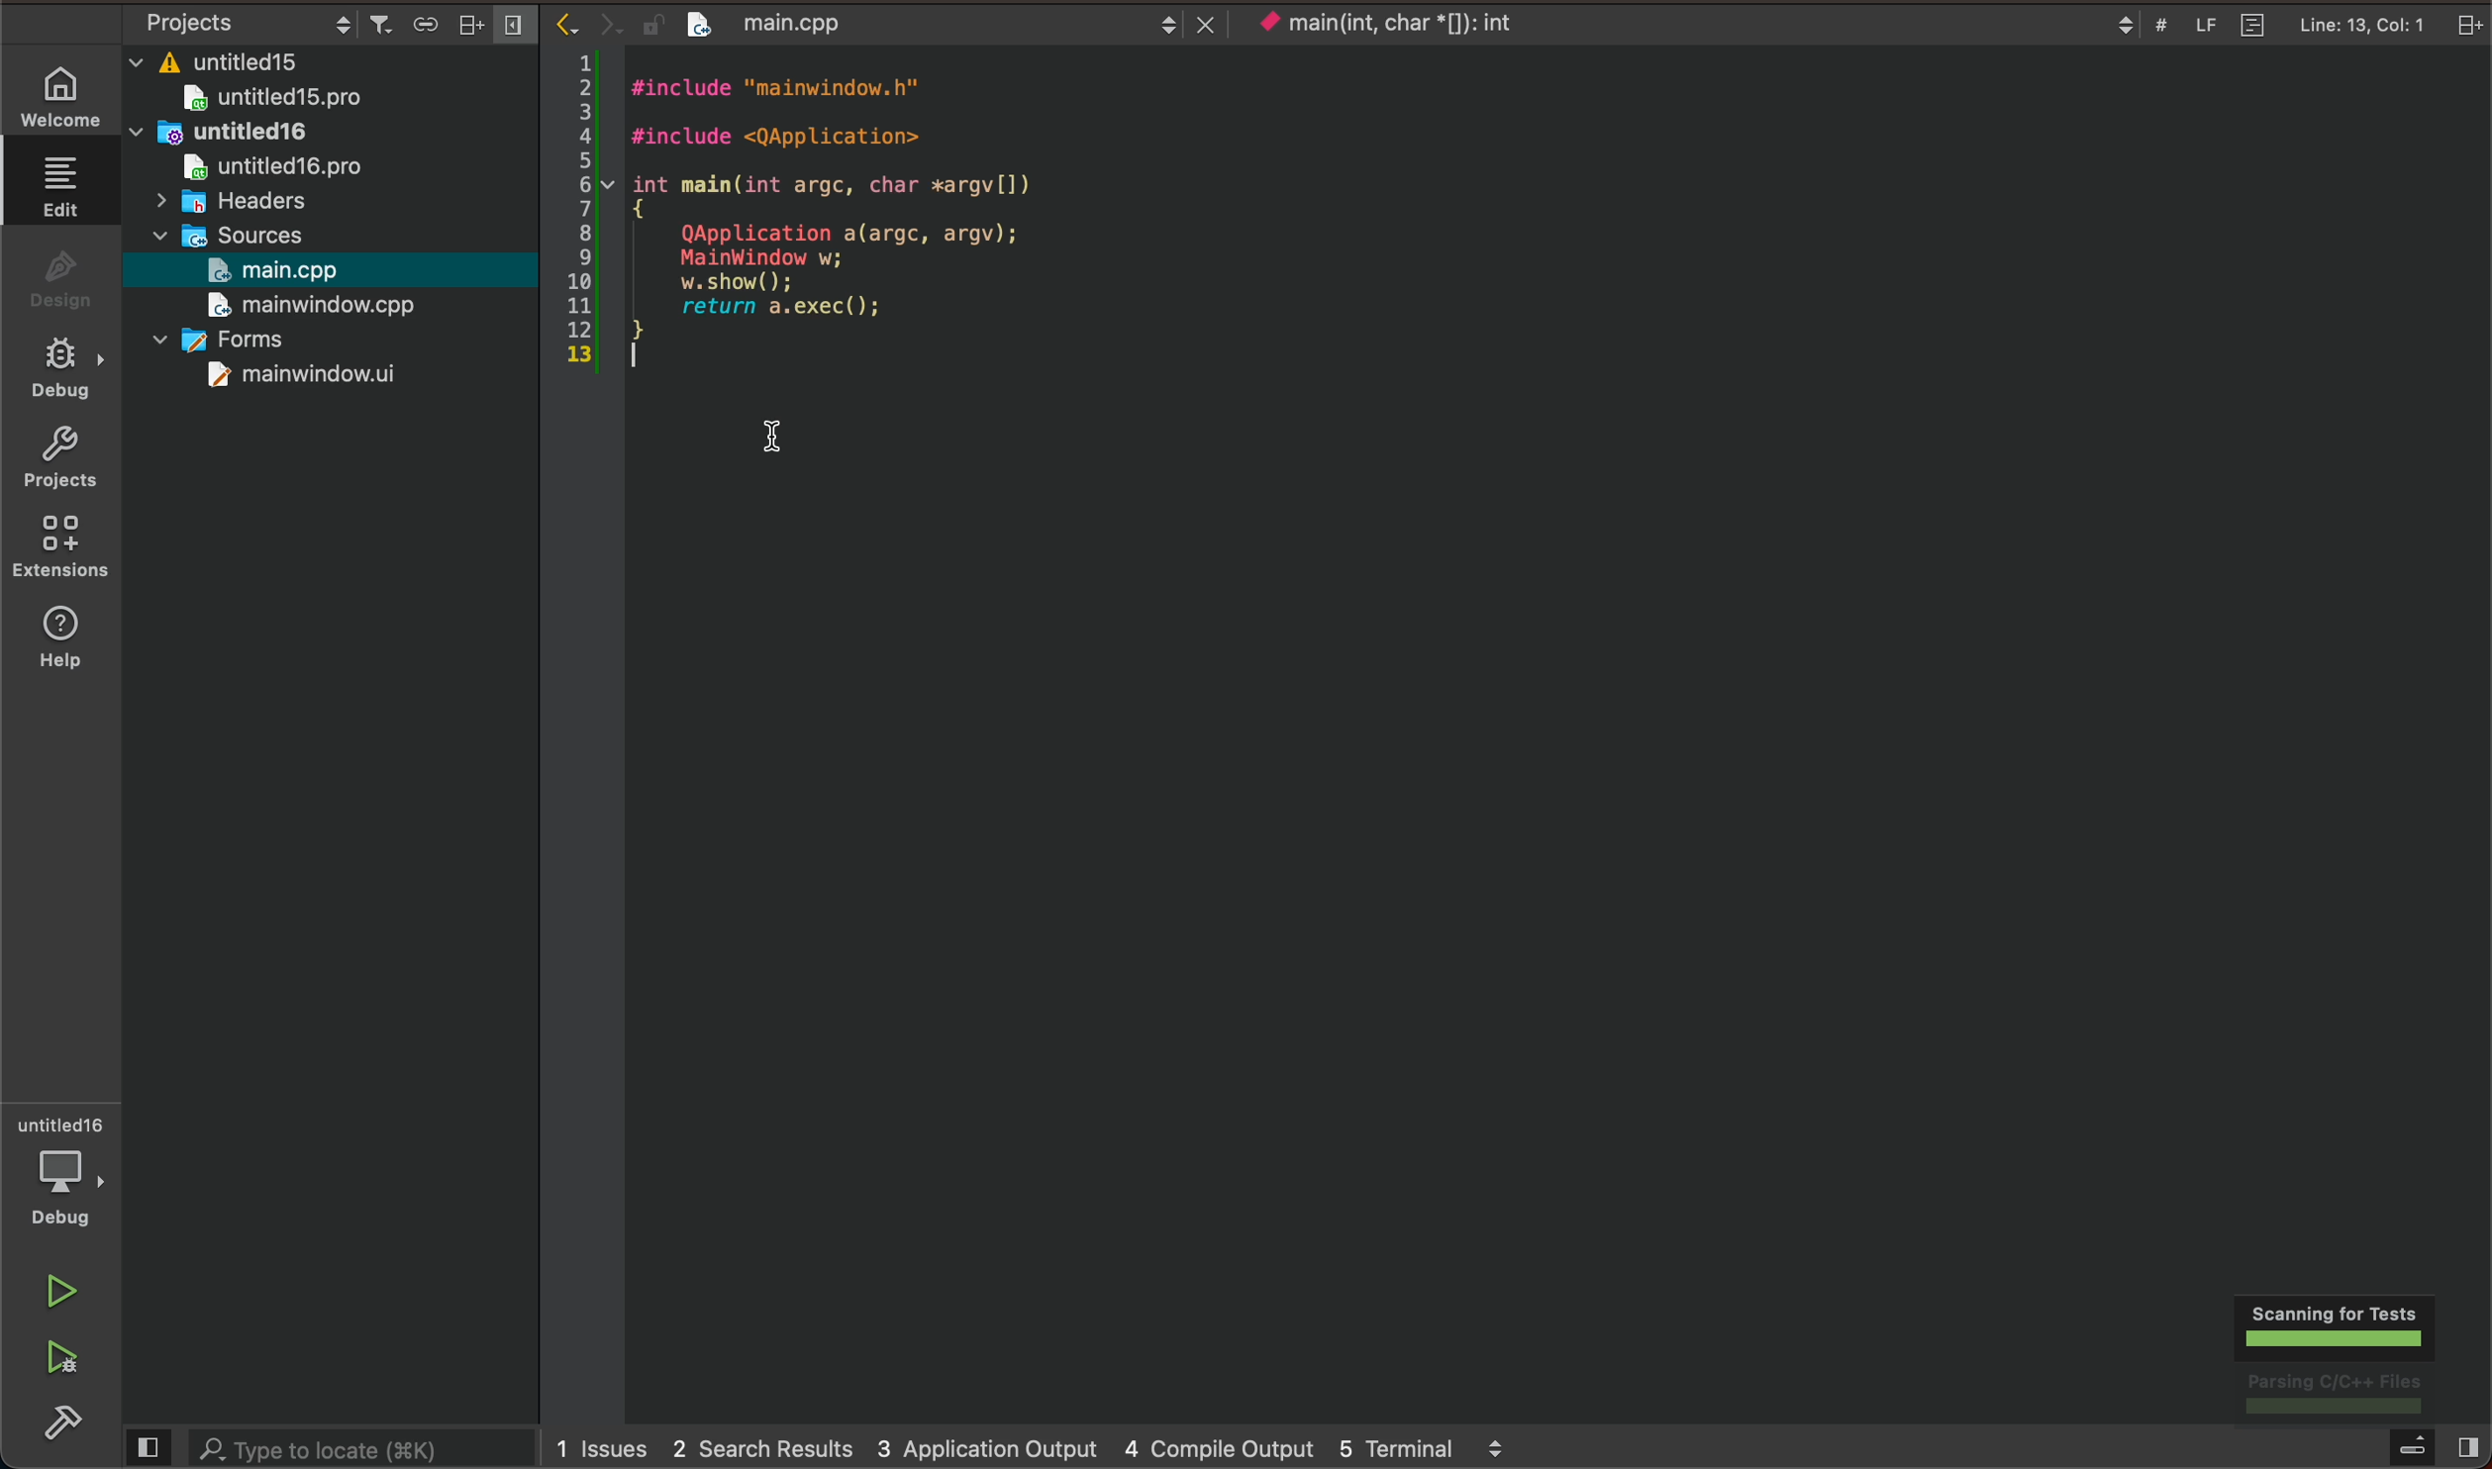 This screenshot has height=1469, width=2492. What do you see at coordinates (222, 135) in the screenshot?
I see `untitled16` at bounding box center [222, 135].